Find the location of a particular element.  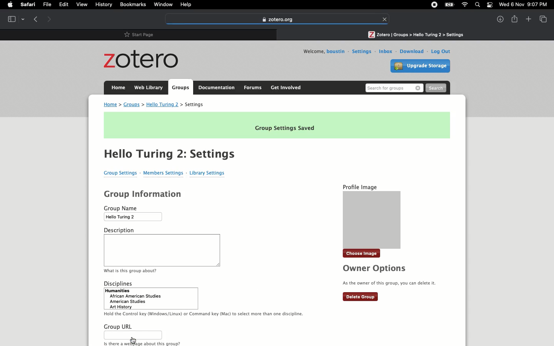

Members settings is located at coordinates (164, 173).